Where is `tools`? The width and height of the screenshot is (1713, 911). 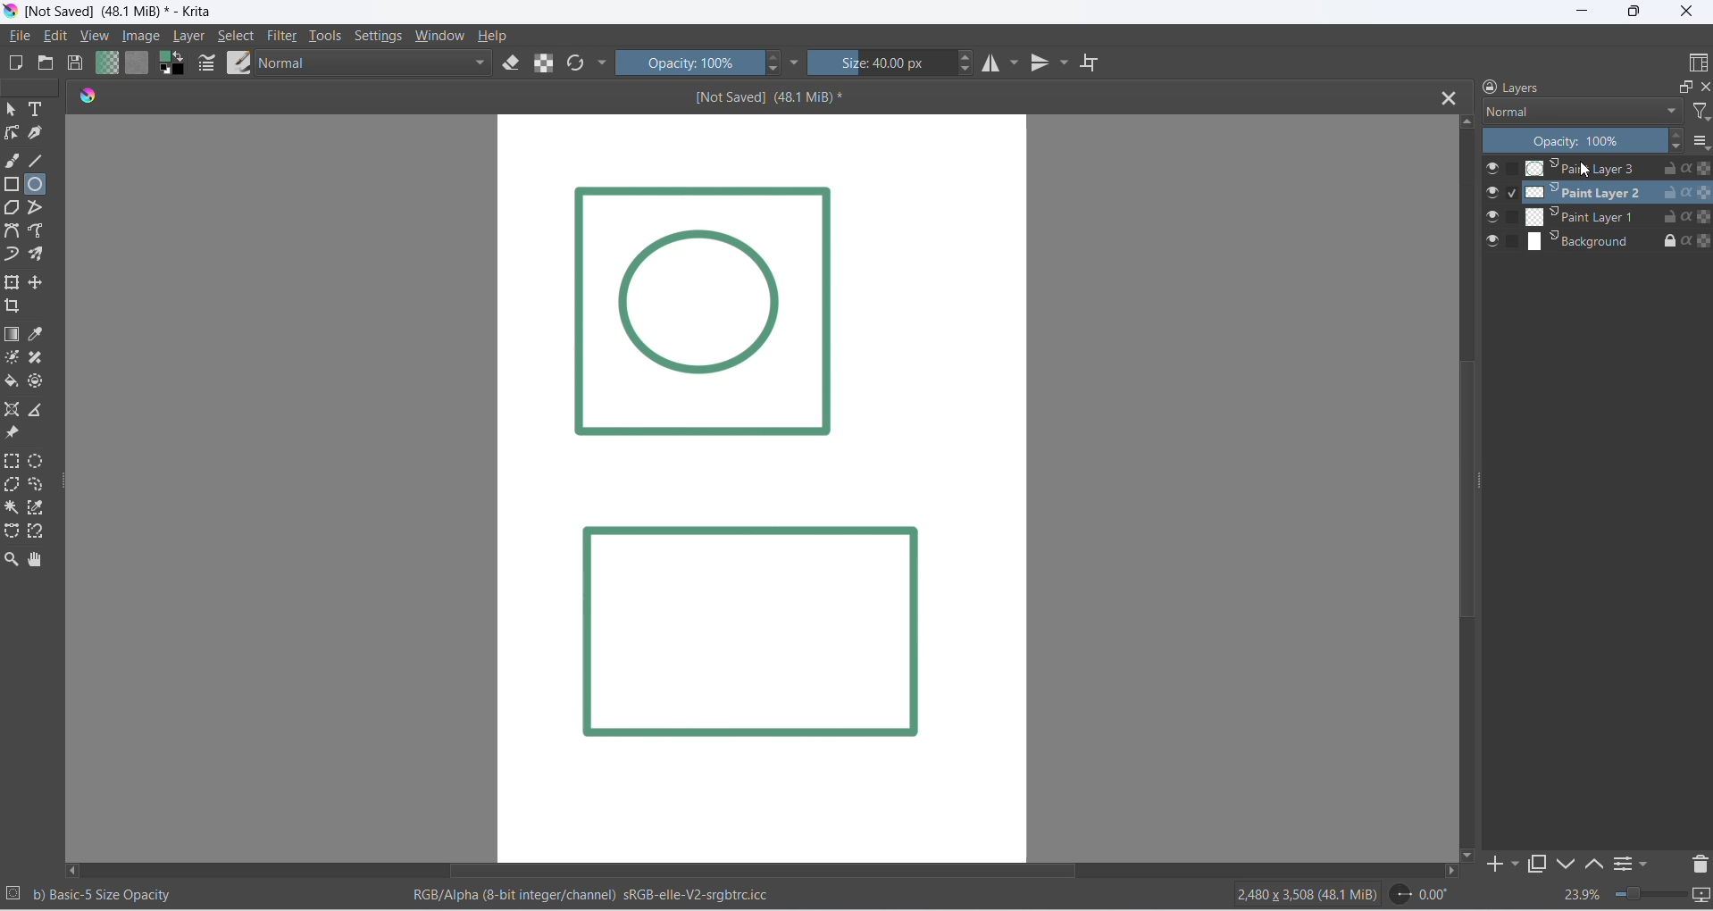 tools is located at coordinates (326, 36).